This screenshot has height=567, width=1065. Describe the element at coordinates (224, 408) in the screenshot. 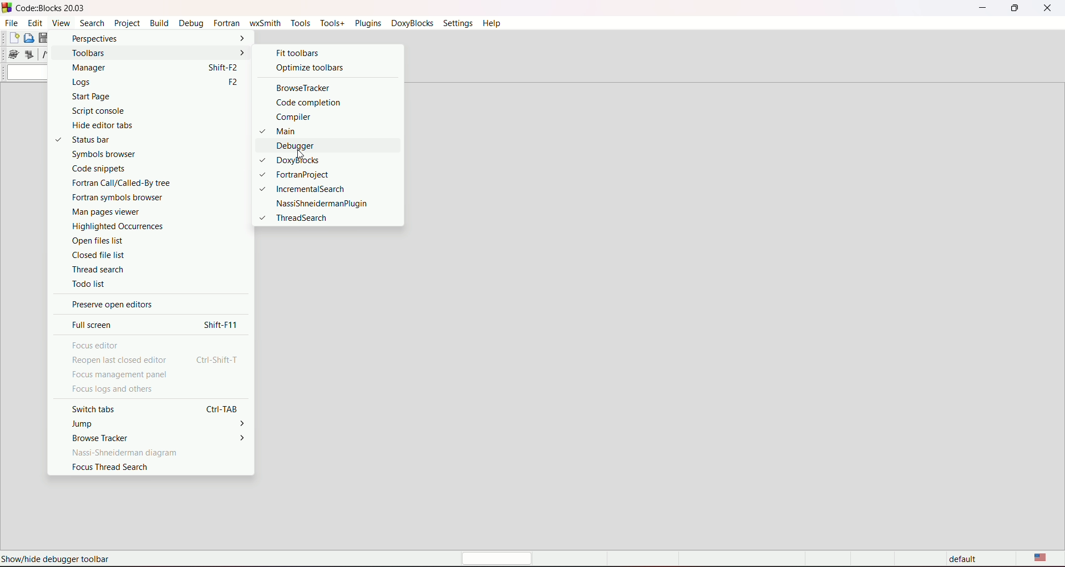

I see `ctrl+TAB` at that location.